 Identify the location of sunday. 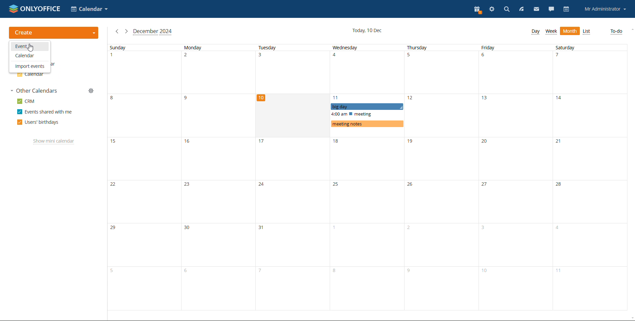
(144, 177).